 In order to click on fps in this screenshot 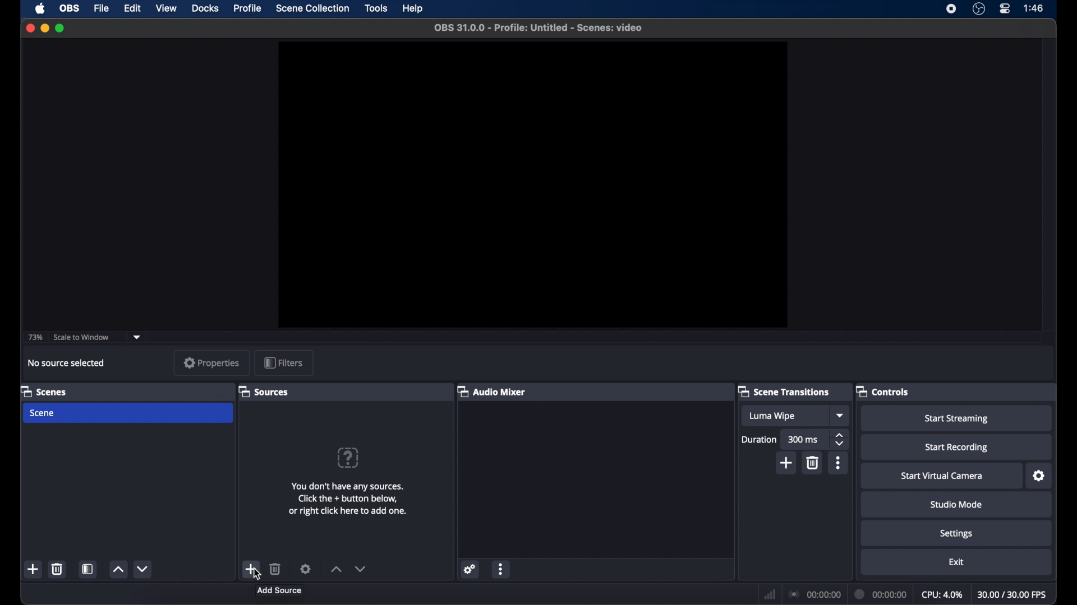, I will do `click(1013, 594)`.